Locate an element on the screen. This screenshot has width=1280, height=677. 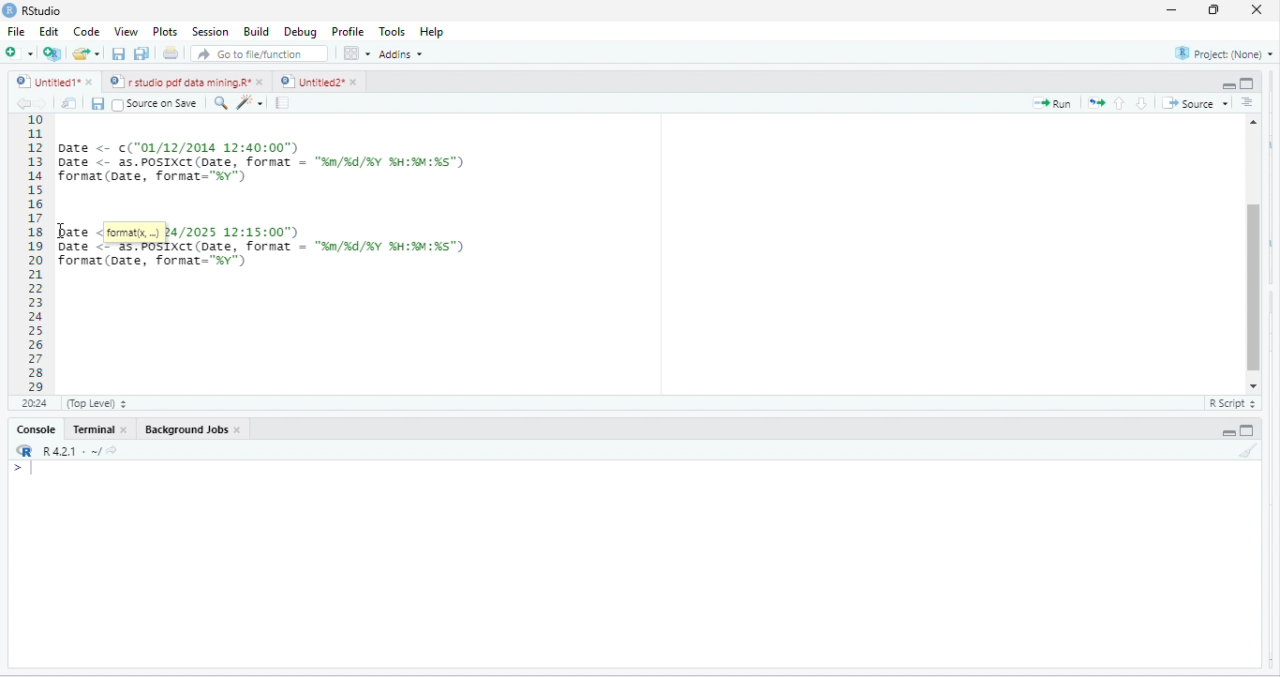
 Untitled2 is located at coordinates (311, 82).